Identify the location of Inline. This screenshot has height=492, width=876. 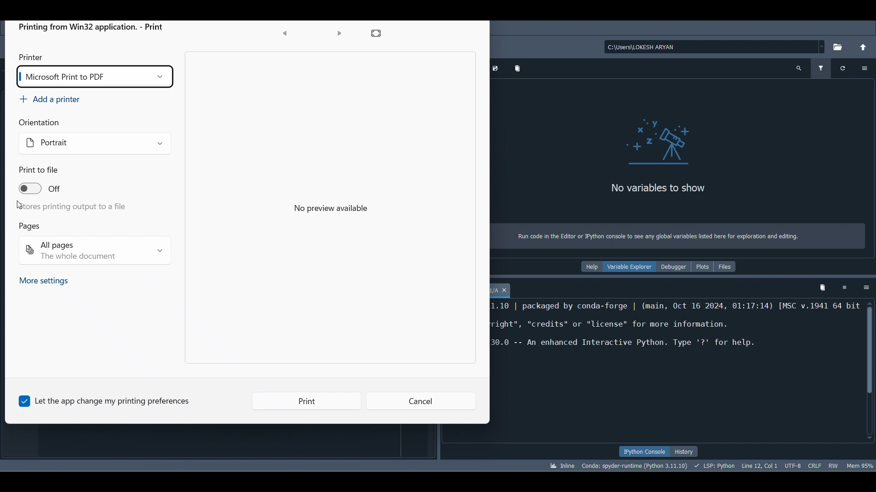
(561, 466).